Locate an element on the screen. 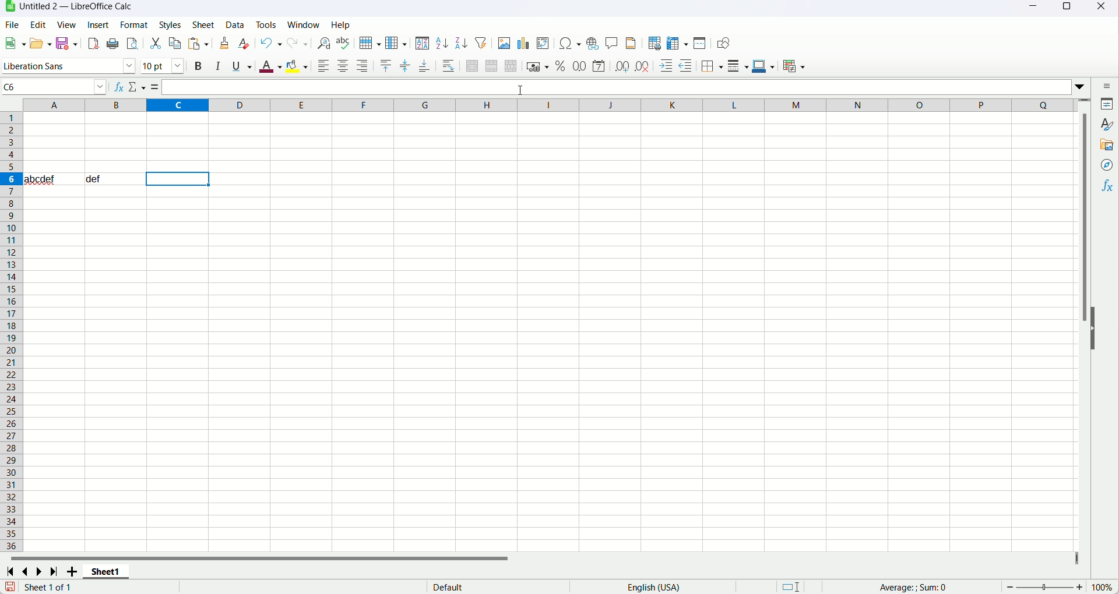  font color is located at coordinates (270, 66).